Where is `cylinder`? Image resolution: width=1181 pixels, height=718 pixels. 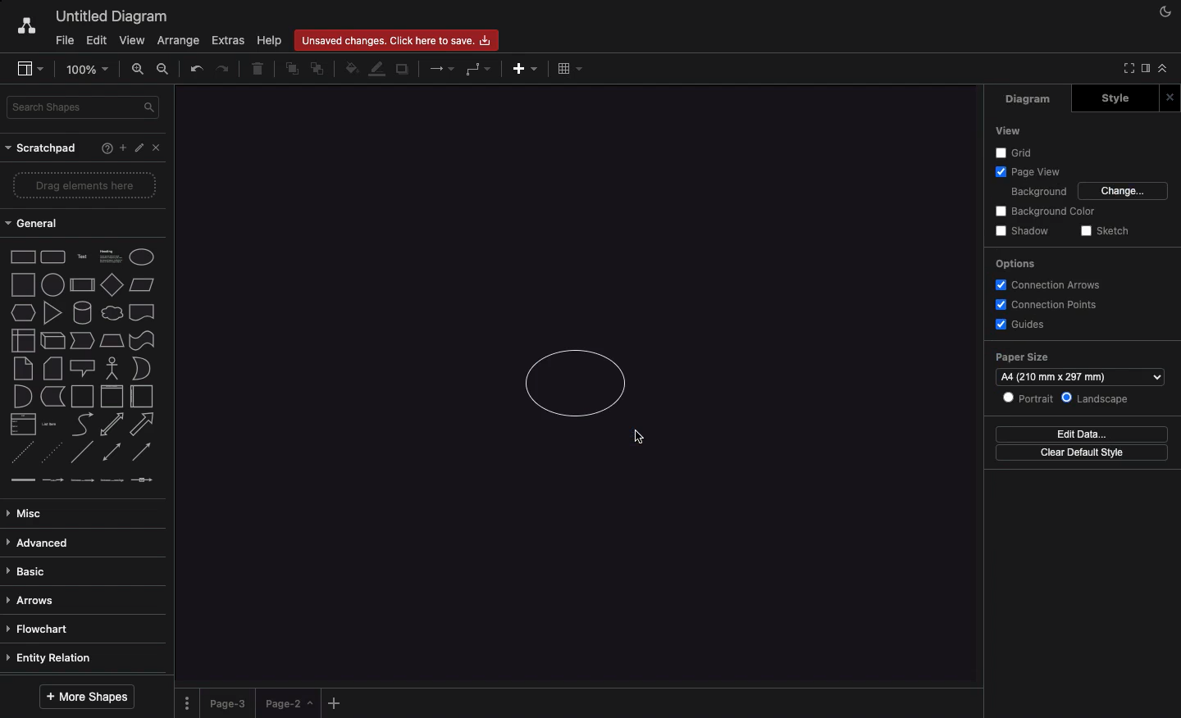 cylinder is located at coordinates (83, 312).